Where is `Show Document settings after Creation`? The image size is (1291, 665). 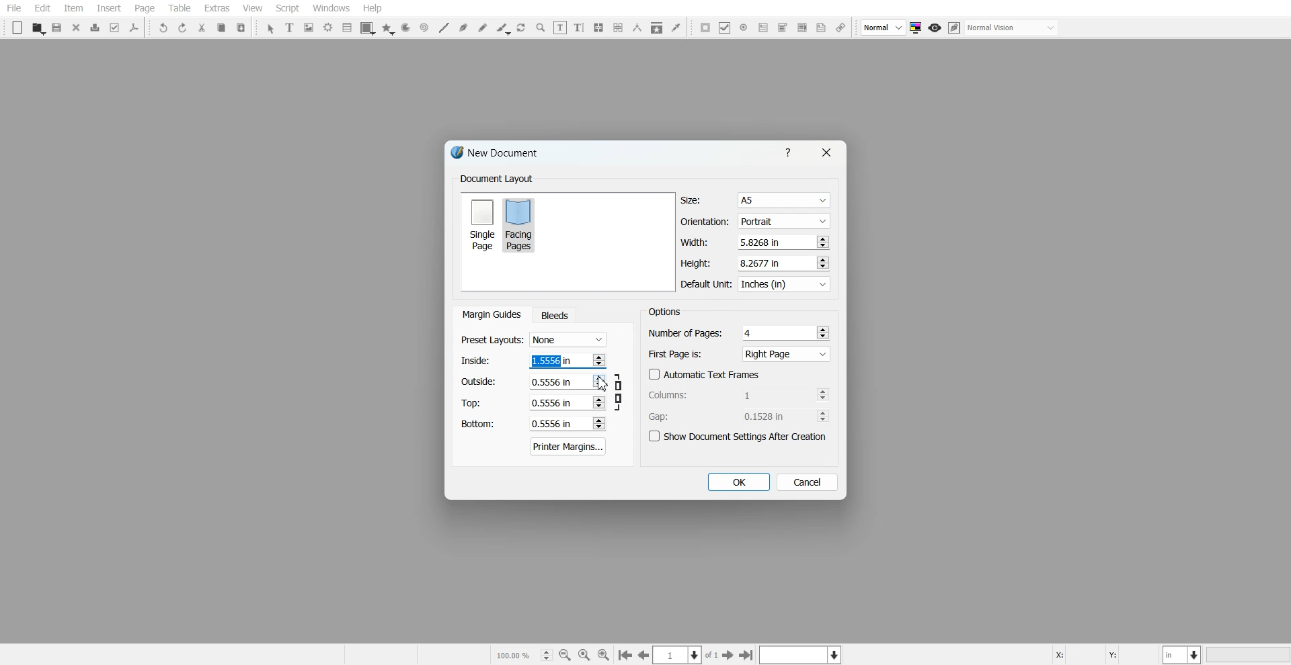 Show Document settings after Creation is located at coordinates (740, 437).